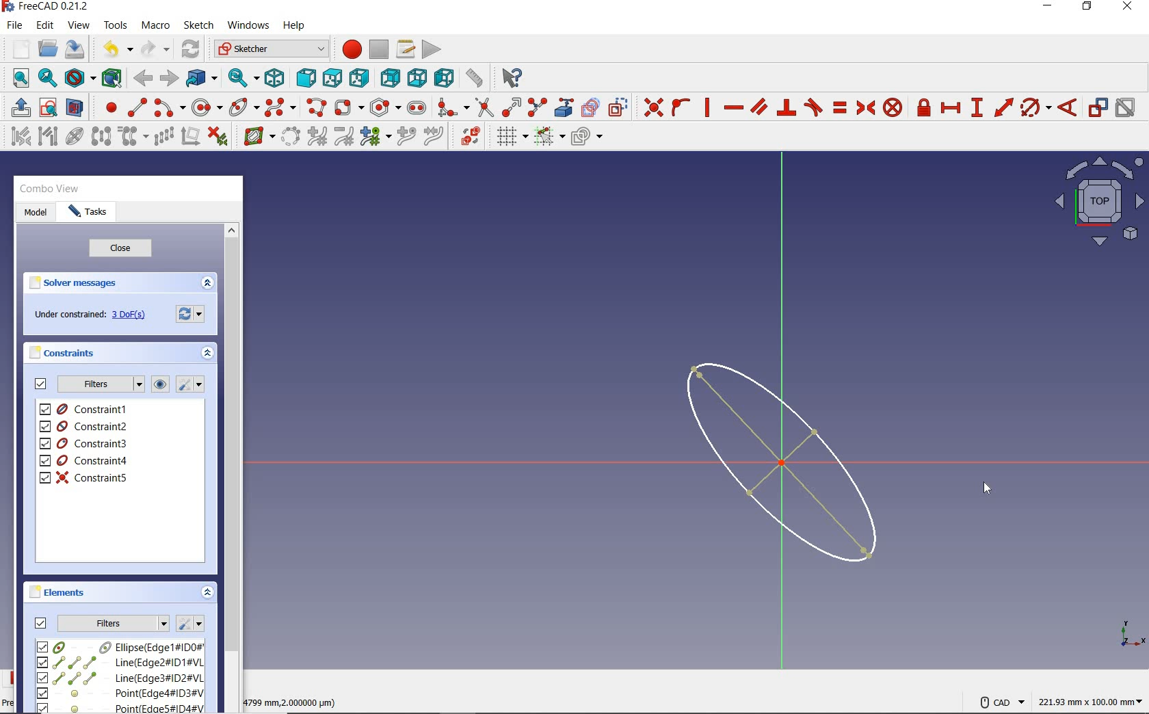 This screenshot has width=1149, height=714. What do you see at coordinates (120, 249) in the screenshot?
I see `close` at bounding box center [120, 249].